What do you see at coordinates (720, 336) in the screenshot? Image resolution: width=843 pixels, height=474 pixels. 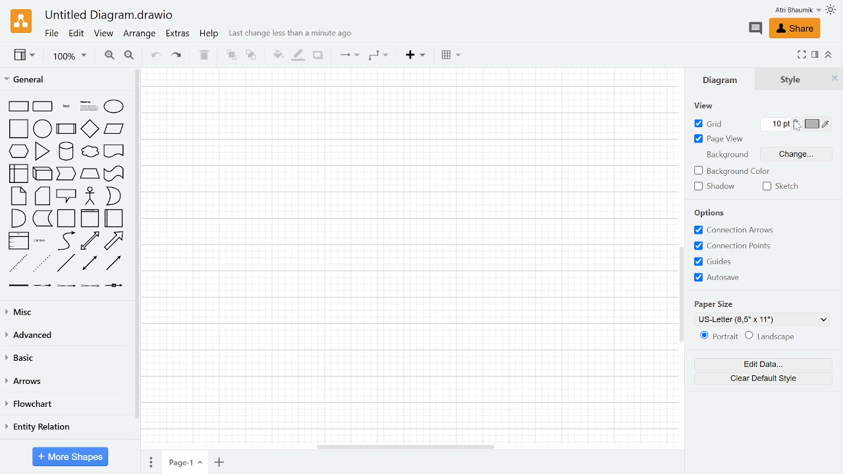 I see `Potrait` at bounding box center [720, 336].